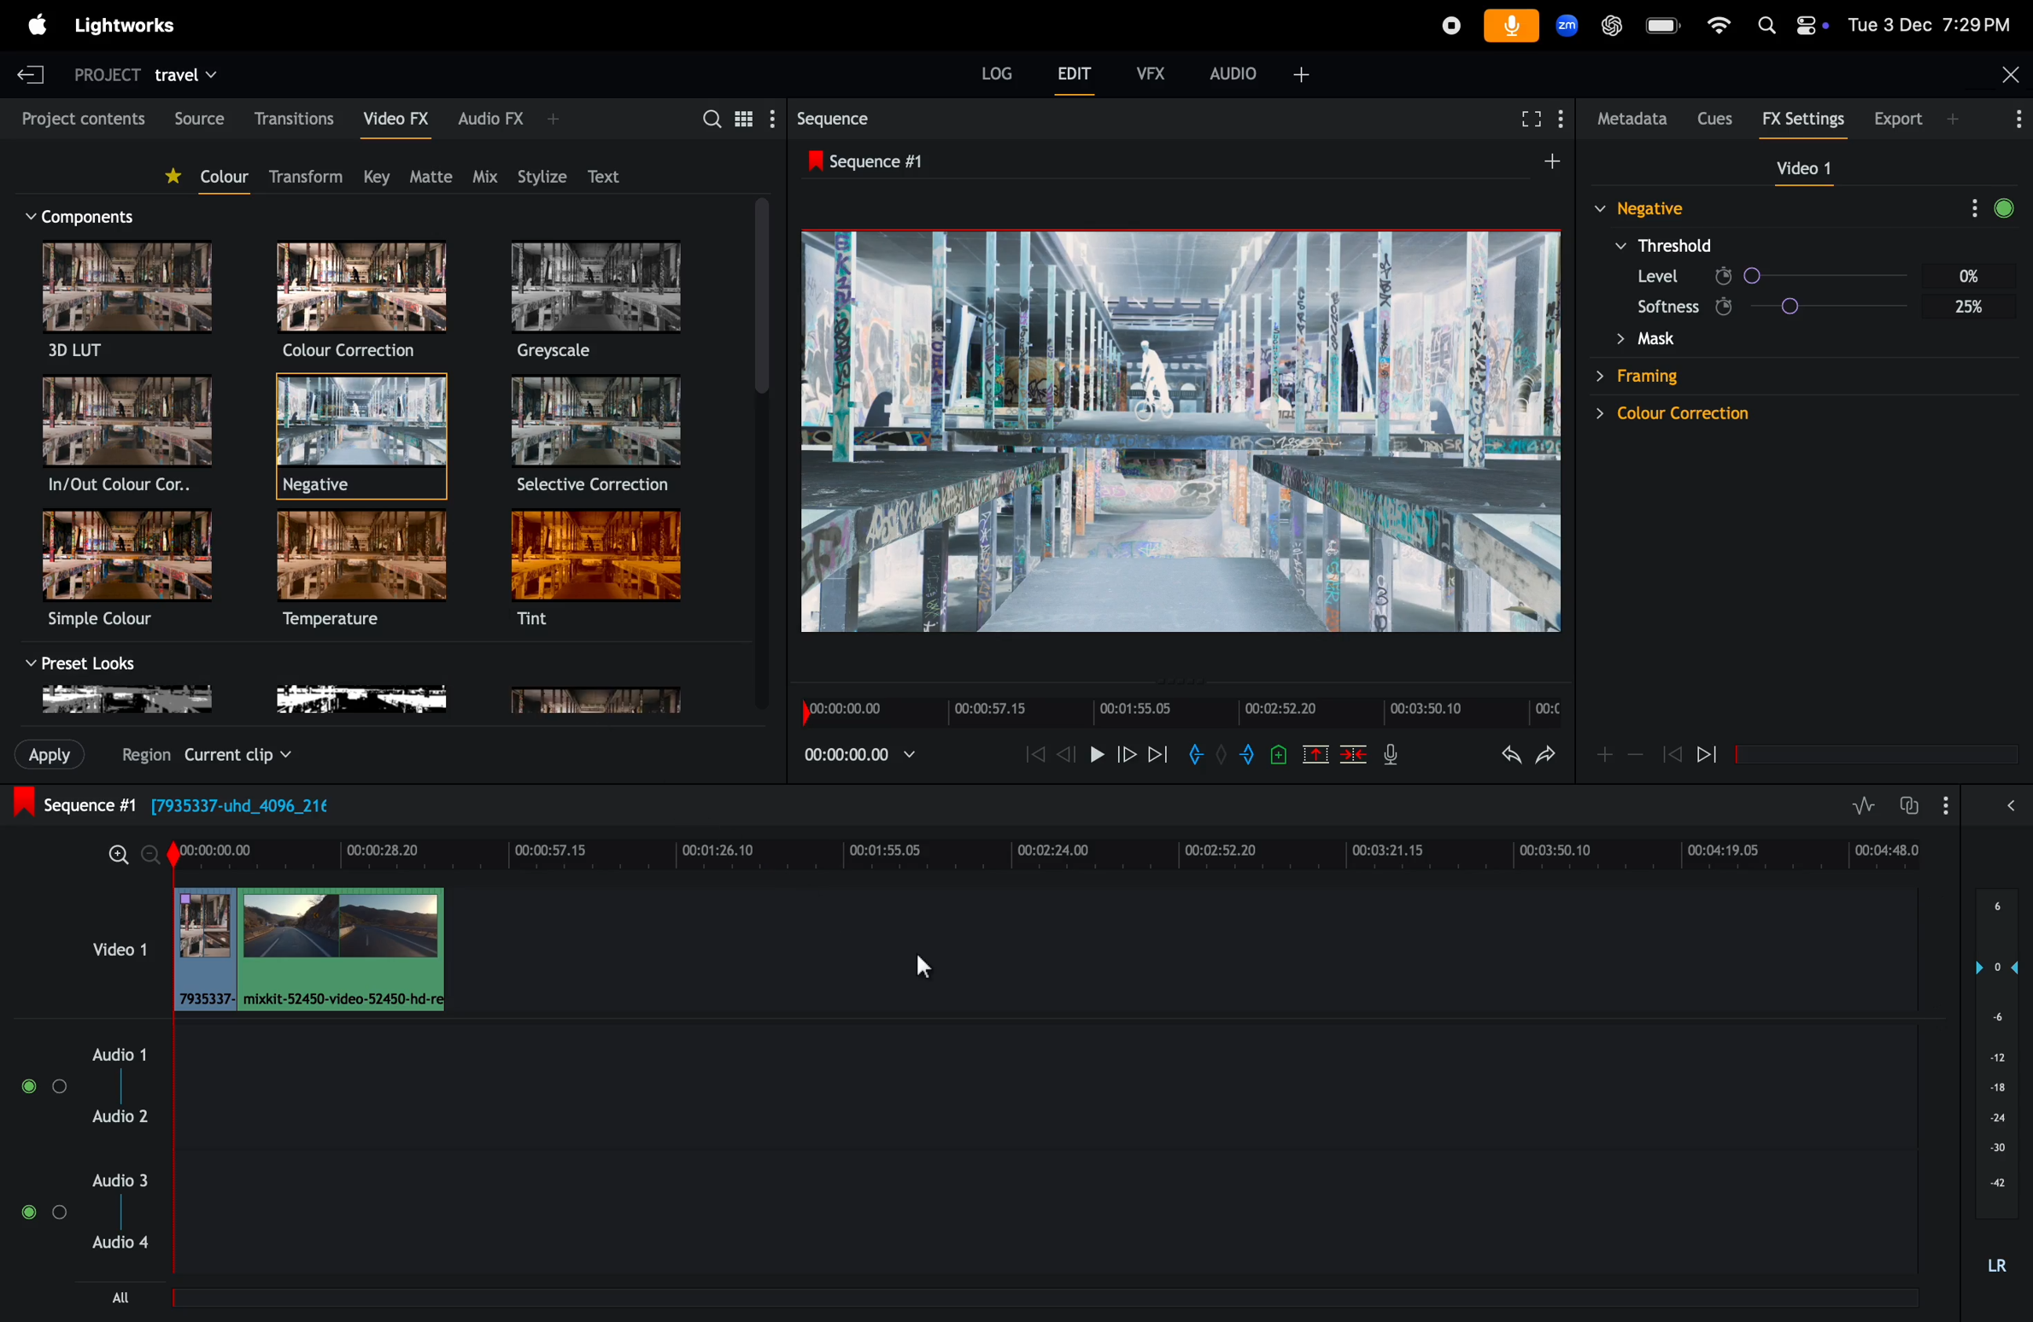  Describe the element at coordinates (1930, 25) in the screenshot. I see `date and time` at that location.